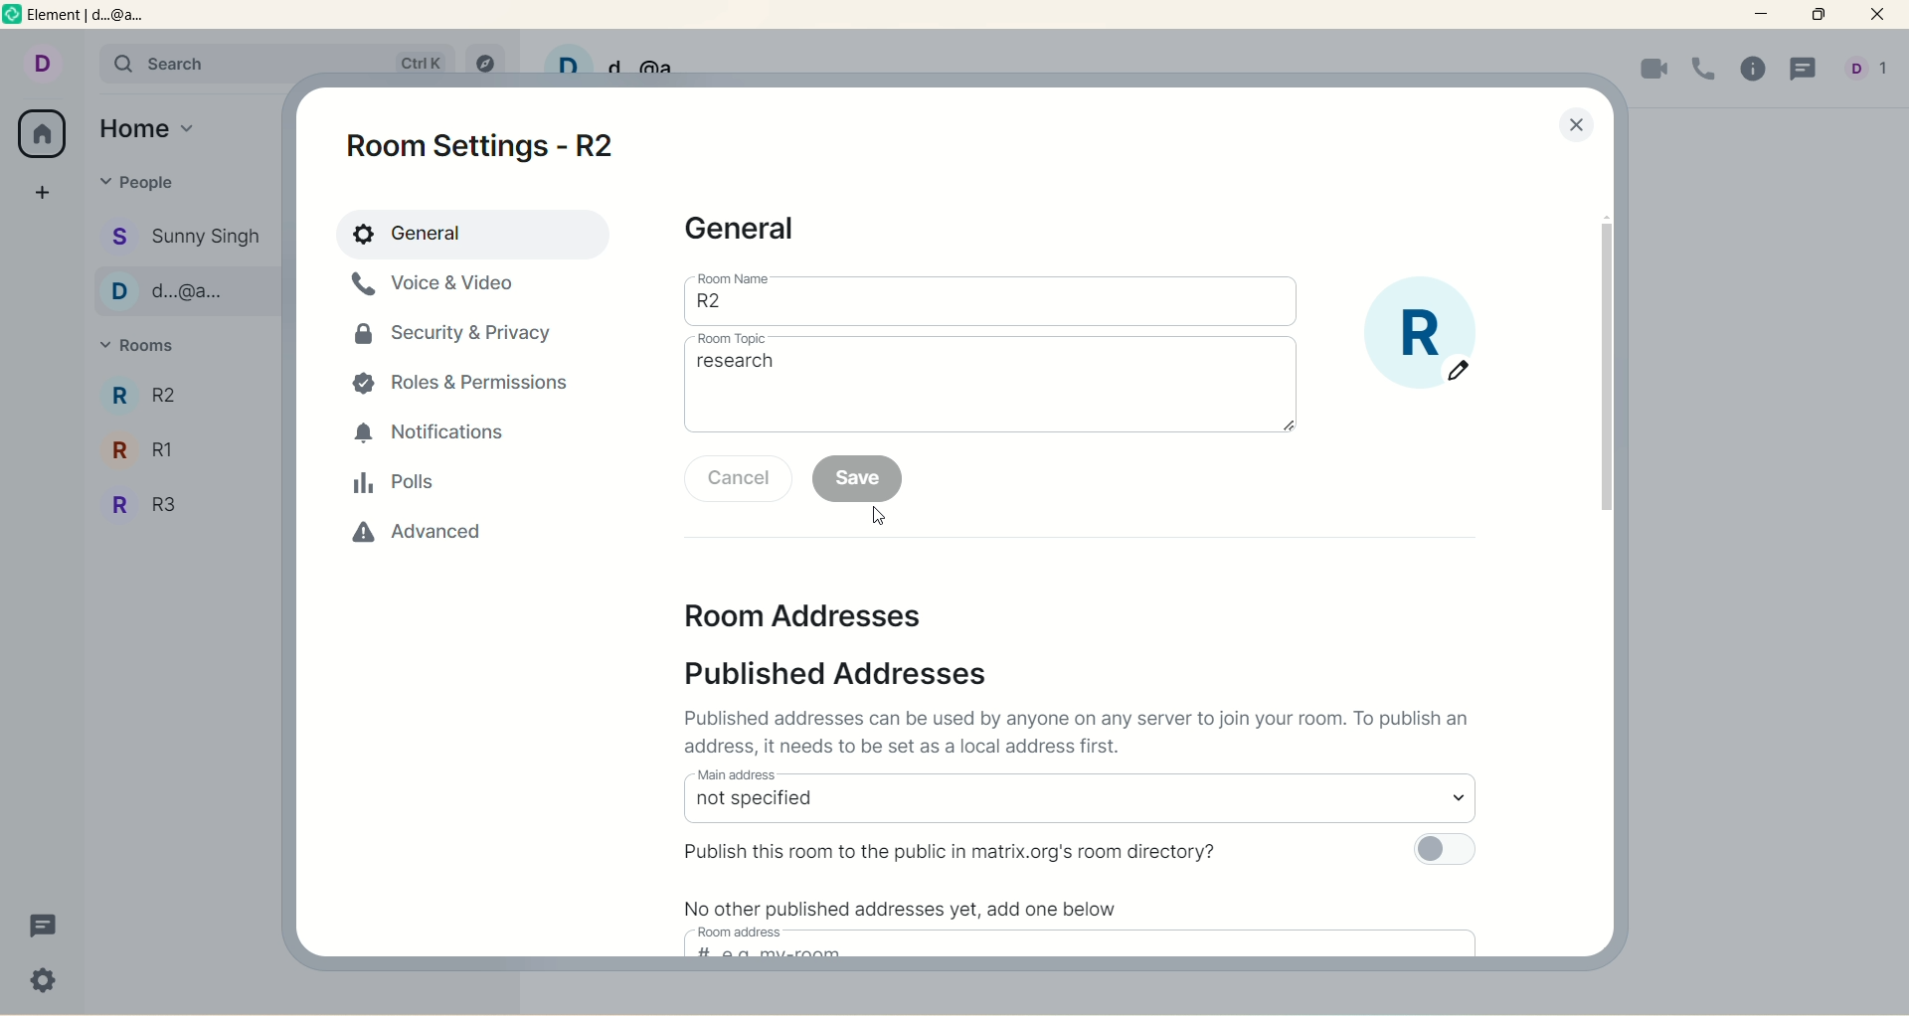  Describe the element at coordinates (1757, 71) in the screenshot. I see `room info` at that location.